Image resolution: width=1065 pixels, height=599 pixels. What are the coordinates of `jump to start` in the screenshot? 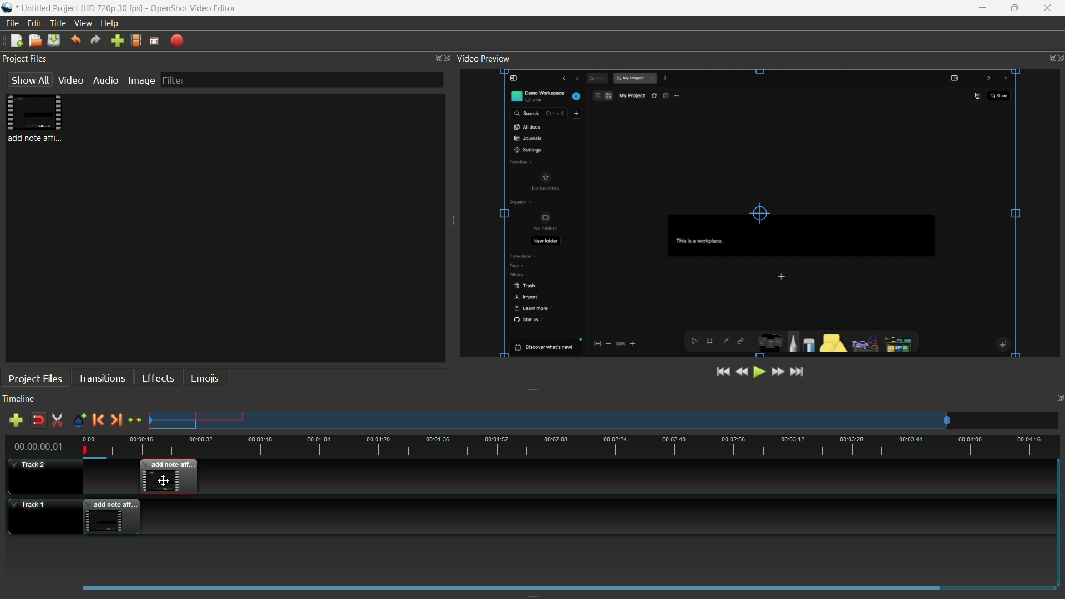 It's located at (722, 373).